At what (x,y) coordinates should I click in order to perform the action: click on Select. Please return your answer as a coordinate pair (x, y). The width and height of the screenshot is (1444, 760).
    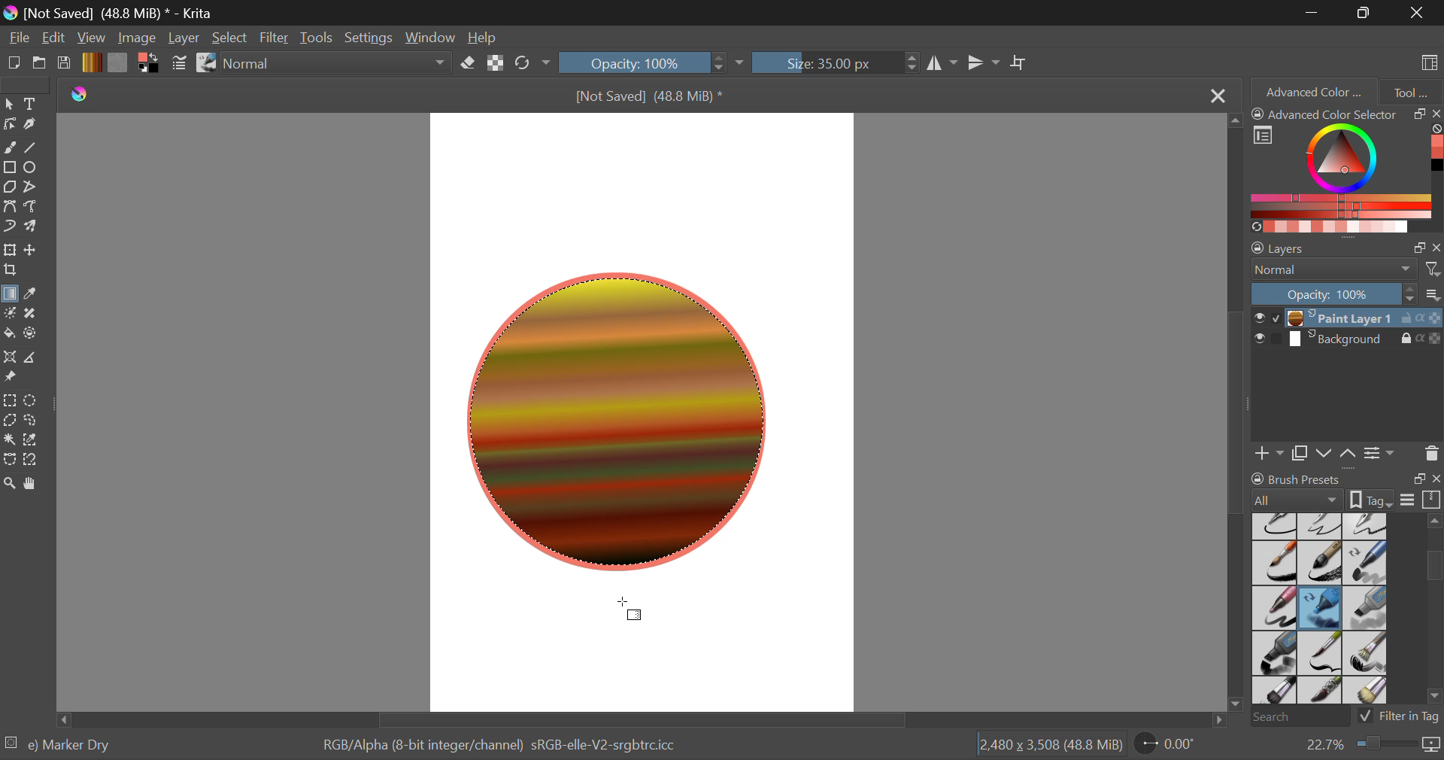
    Looking at the image, I should click on (231, 39).